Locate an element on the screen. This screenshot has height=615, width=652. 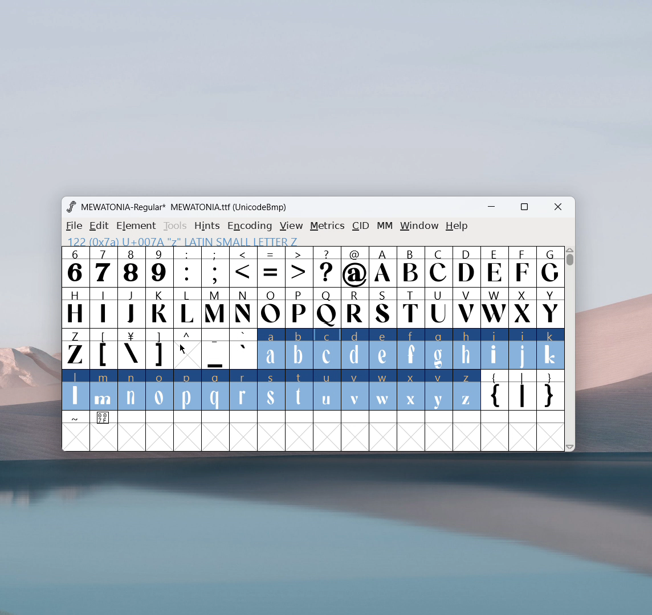
window is located at coordinates (419, 226).